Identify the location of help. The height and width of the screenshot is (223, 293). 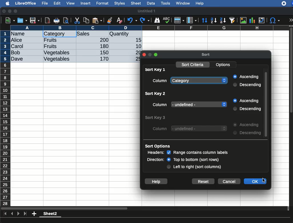
(156, 181).